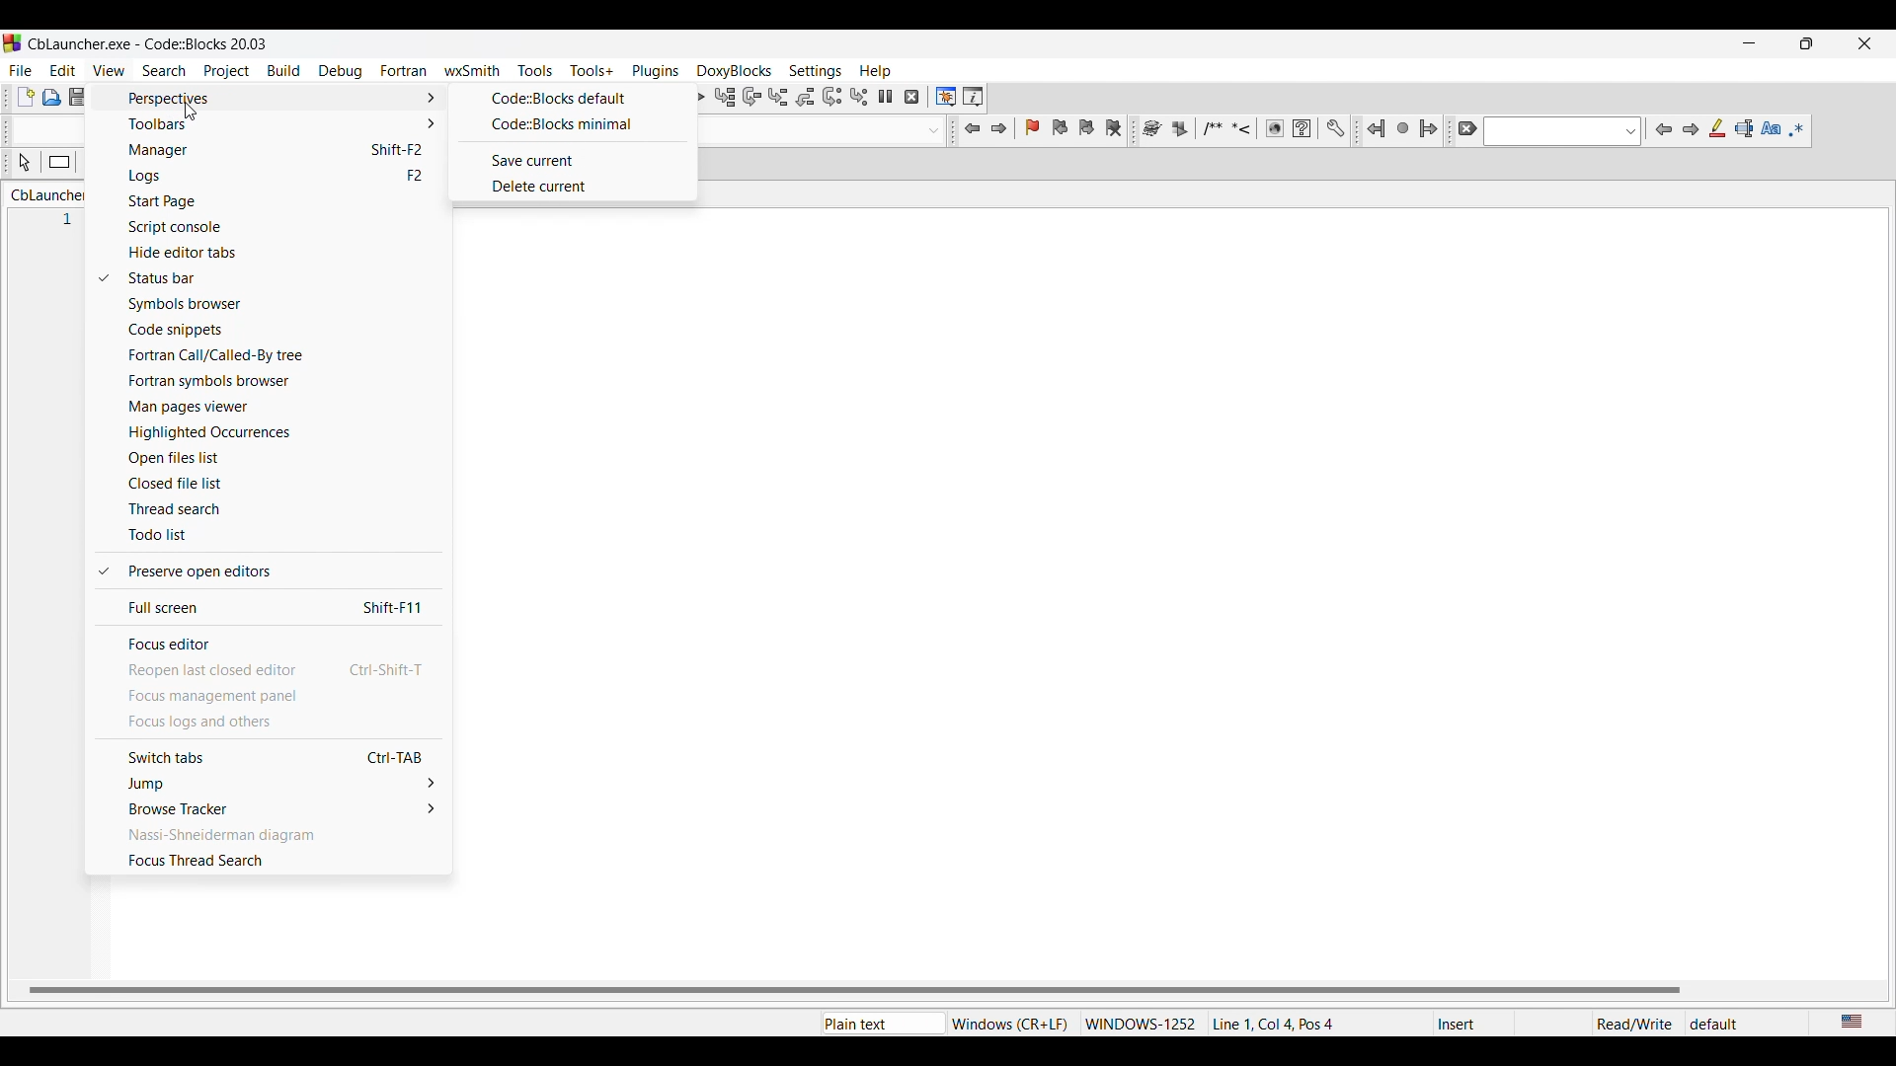 Image resolution: width=1896 pixels, height=1066 pixels. Describe the element at coordinates (279, 509) in the screenshot. I see `Thread search` at that location.